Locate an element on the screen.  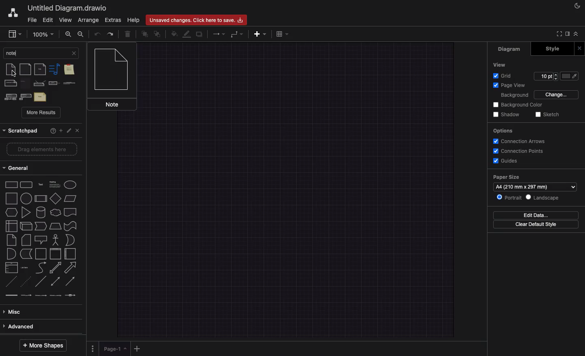
connector with 3 label is located at coordinates (56, 299).